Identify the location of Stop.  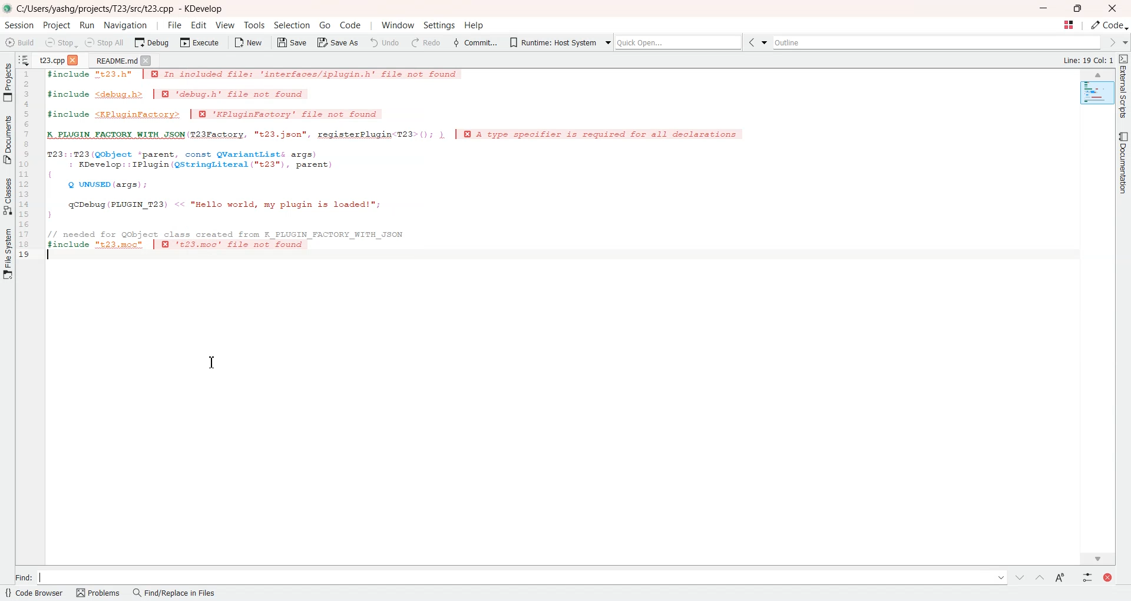
(61, 42).